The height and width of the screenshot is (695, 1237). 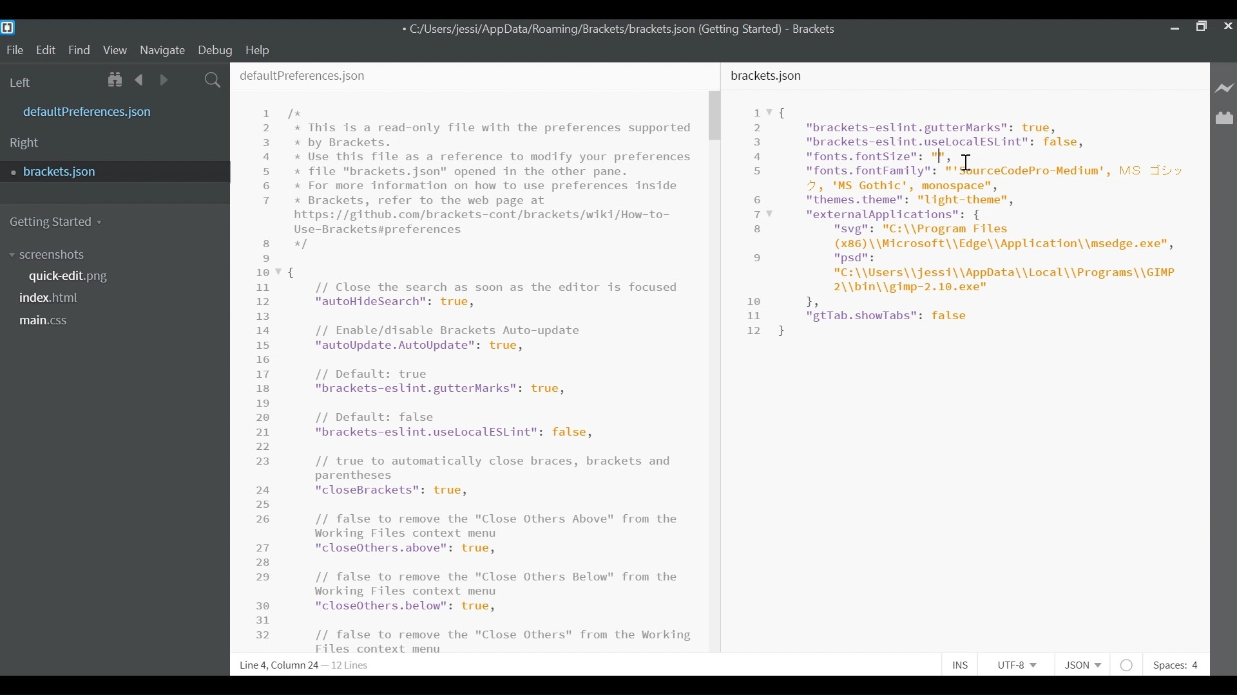 I want to click on Line 6, Column 18 - 12 Lines, so click(x=307, y=665).